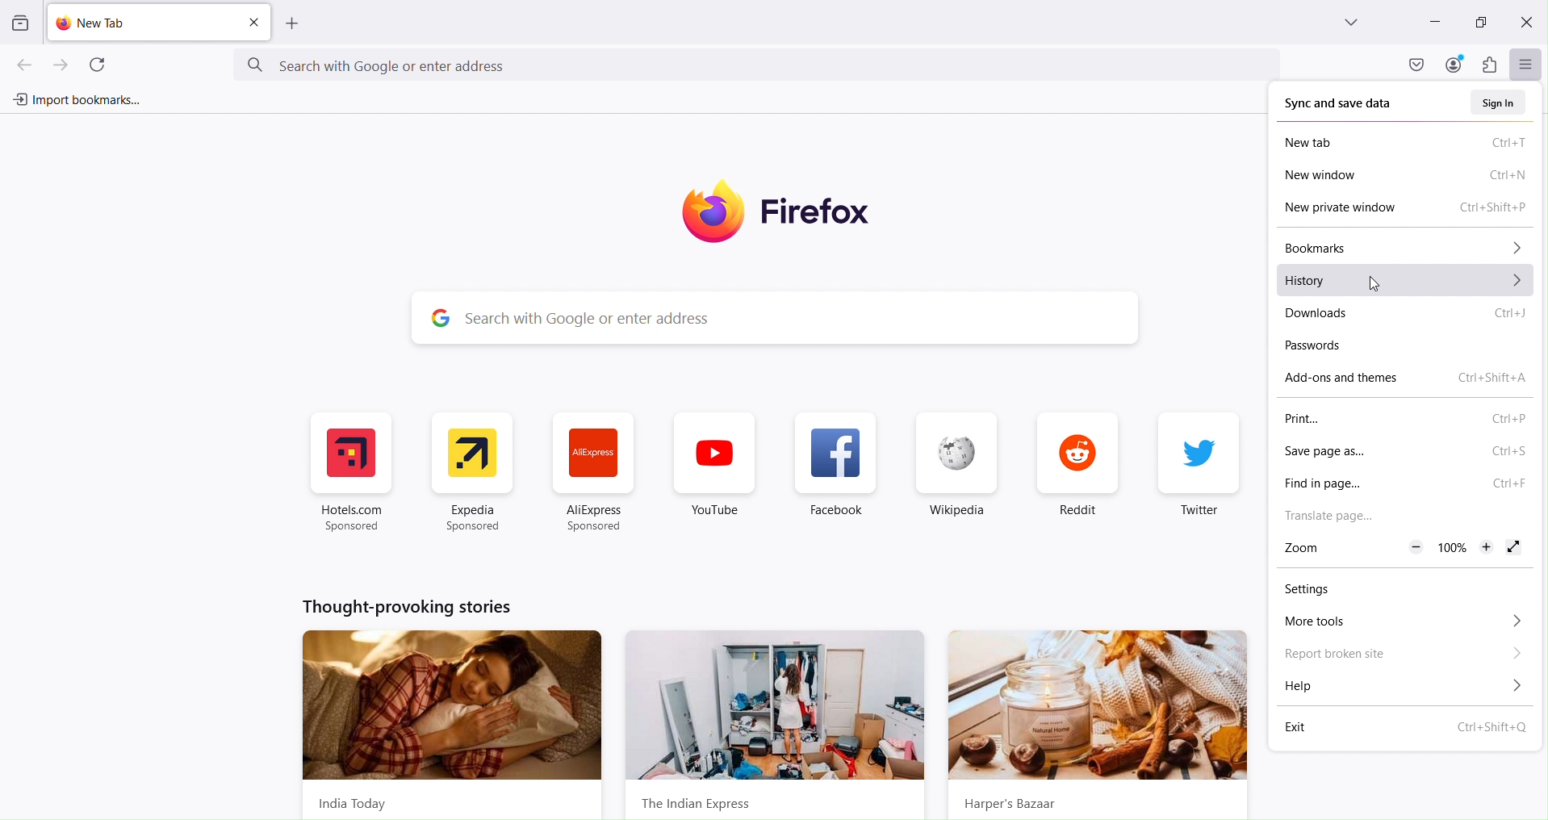 This screenshot has width=1548, height=820. What do you see at coordinates (470, 473) in the screenshot?
I see `Expedia Web Shortcut` at bounding box center [470, 473].